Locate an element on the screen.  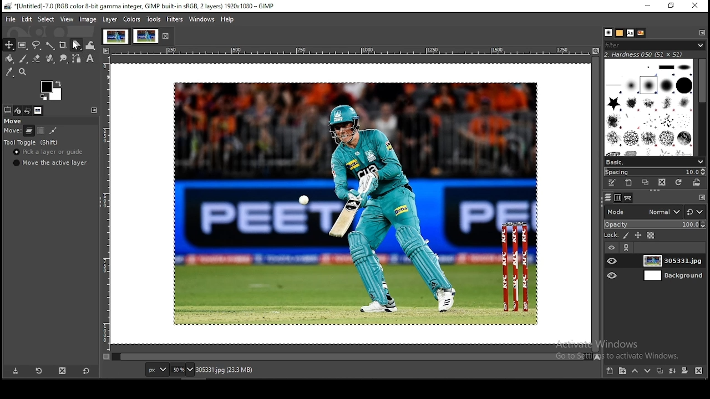
image is located at coordinates (357, 203).